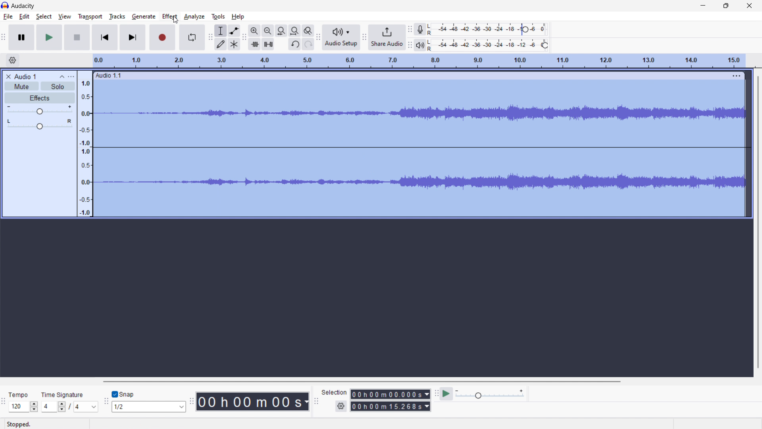 The width and height of the screenshot is (762, 429). I want to click on fit project to width, so click(295, 31).